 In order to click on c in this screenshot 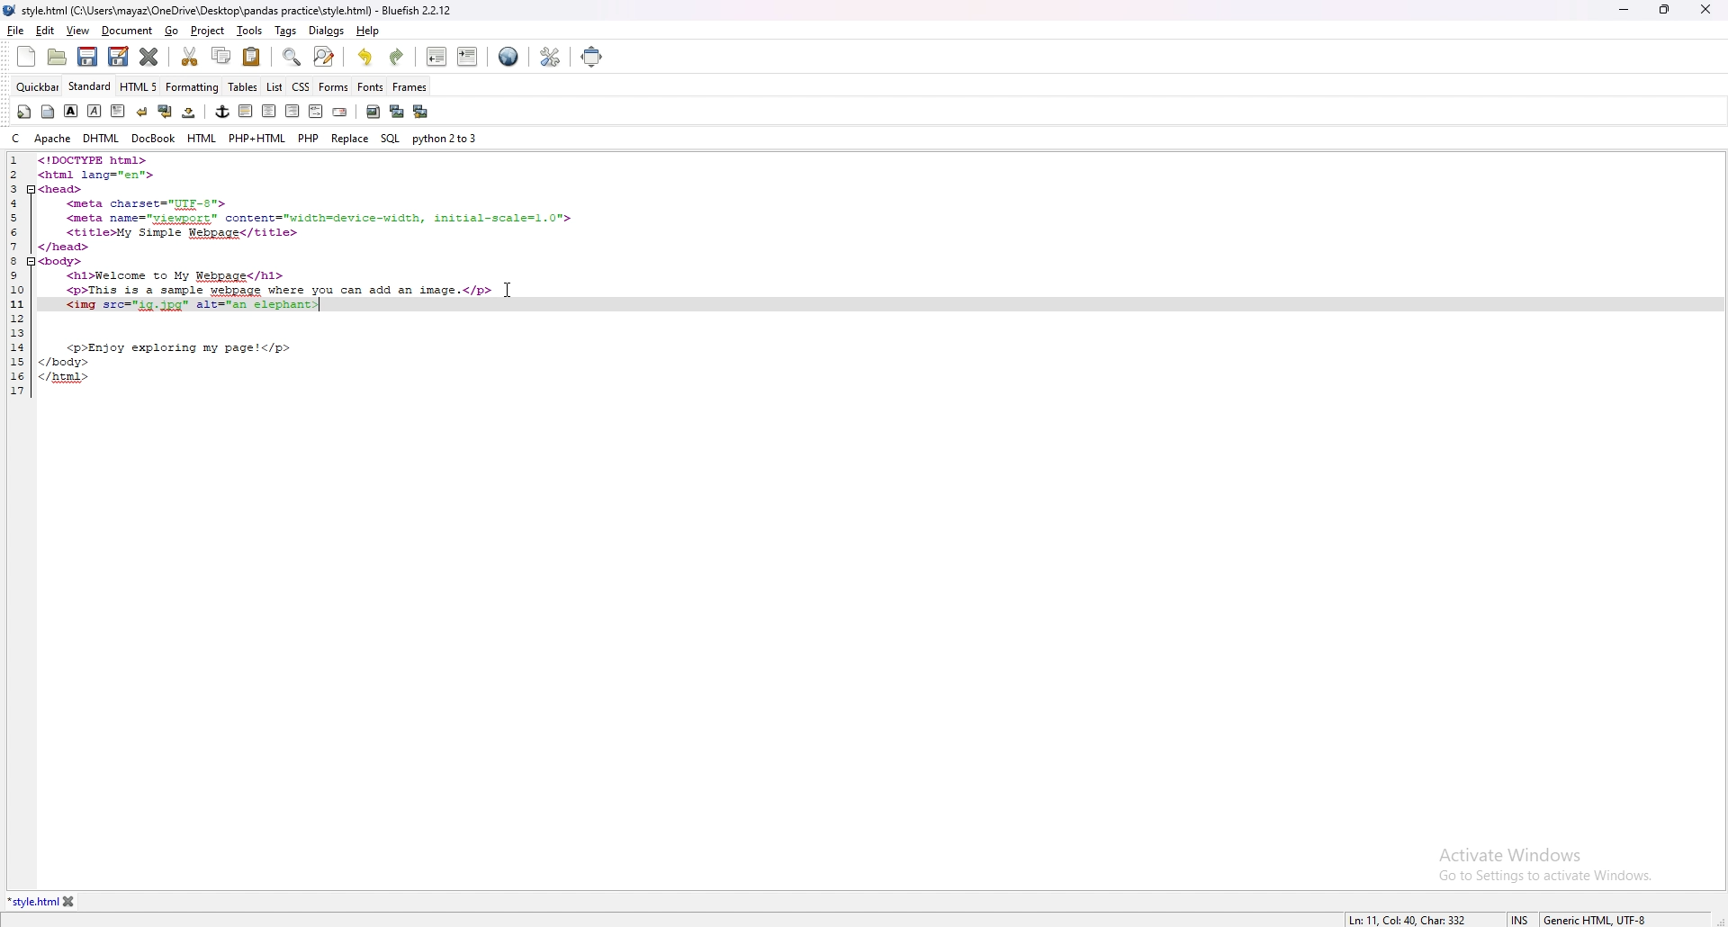, I will do `click(18, 138)`.